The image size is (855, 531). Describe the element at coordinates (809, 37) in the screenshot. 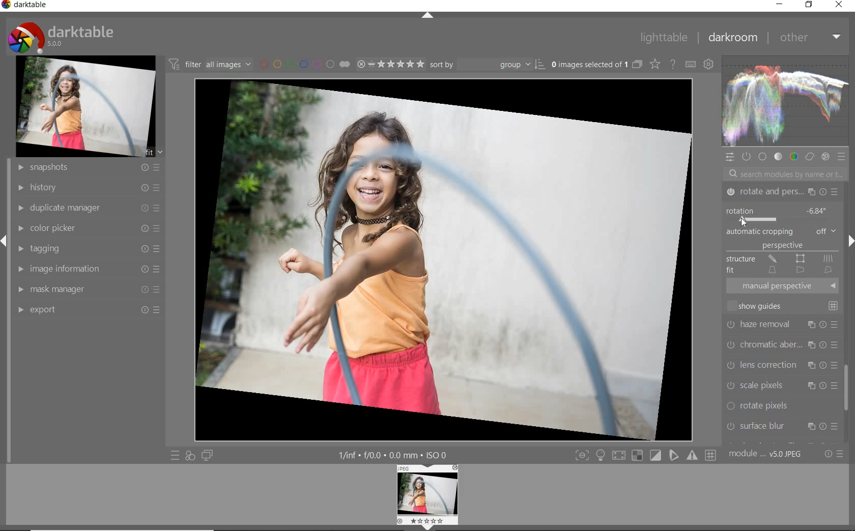

I see `other` at that location.